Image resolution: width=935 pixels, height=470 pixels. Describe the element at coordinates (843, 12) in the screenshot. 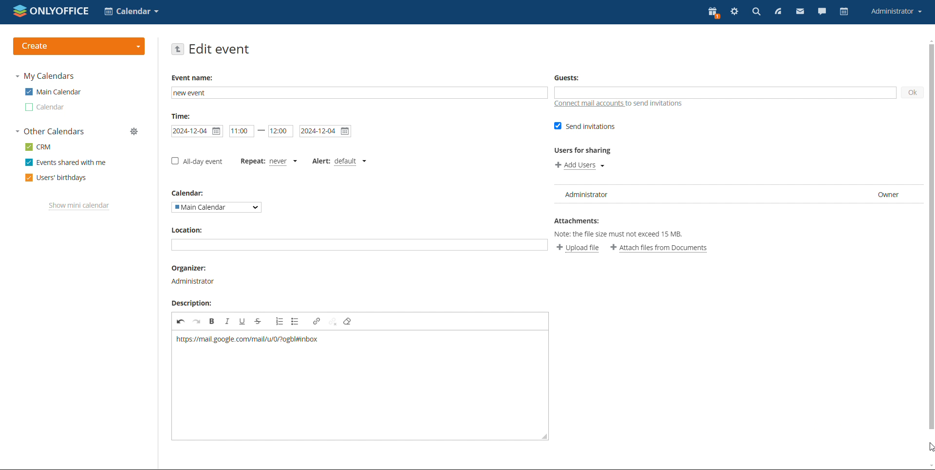

I see `calendar` at that location.